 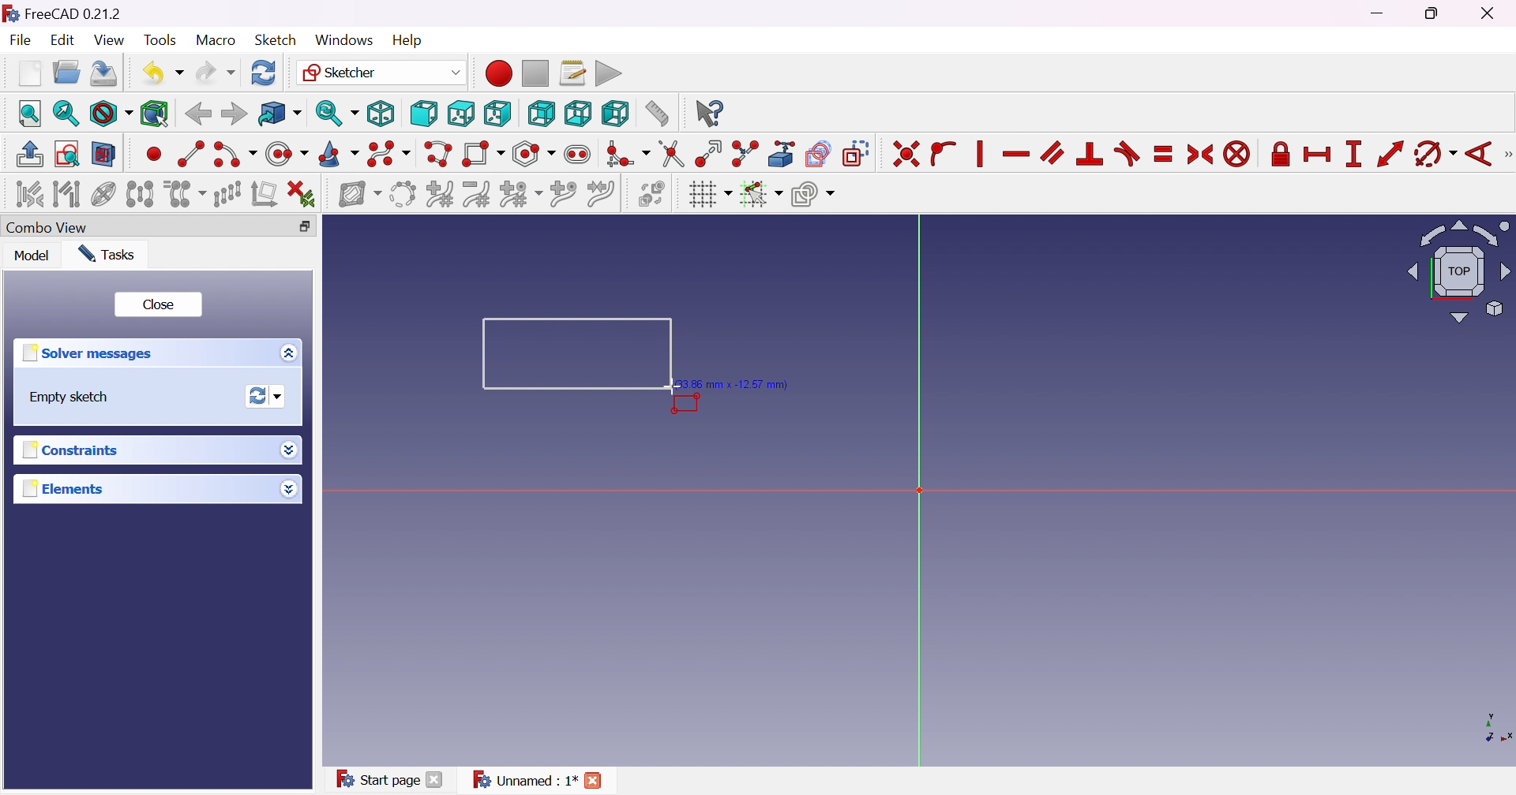 What do you see at coordinates (782, 154) in the screenshot?
I see `Create external geometry` at bounding box center [782, 154].